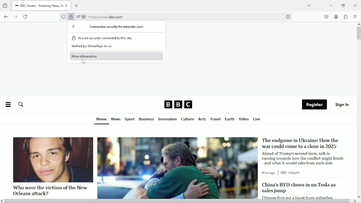  Describe the element at coordinates (67, 5) in the screenshot. I see `close` at that location.